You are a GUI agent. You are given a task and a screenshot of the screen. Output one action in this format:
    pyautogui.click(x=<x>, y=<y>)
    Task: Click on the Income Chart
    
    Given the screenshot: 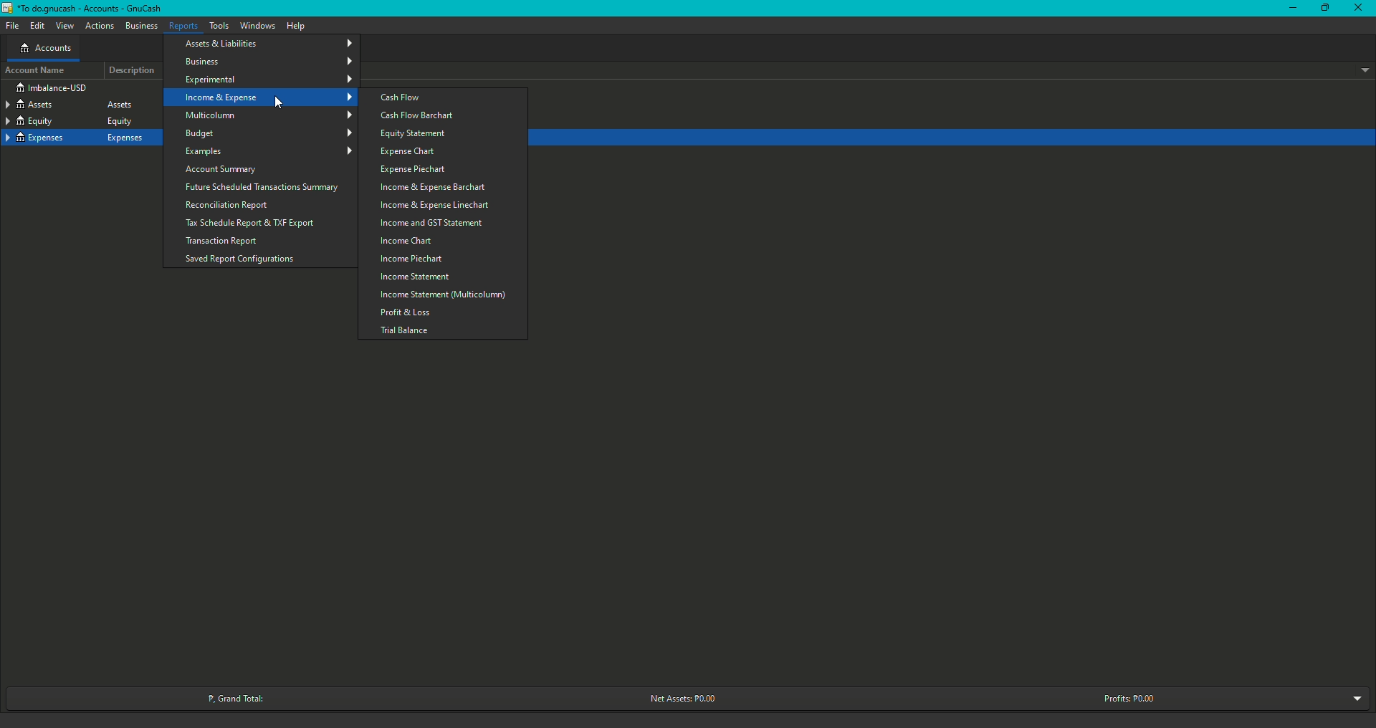 What is the action you would take?
    pyautogui.click(x=405, y=242)
    